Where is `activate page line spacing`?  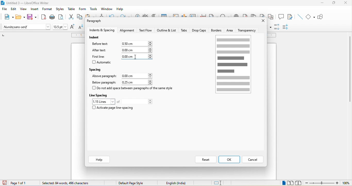 activate page line spacing is located at coordinates (116, 108).